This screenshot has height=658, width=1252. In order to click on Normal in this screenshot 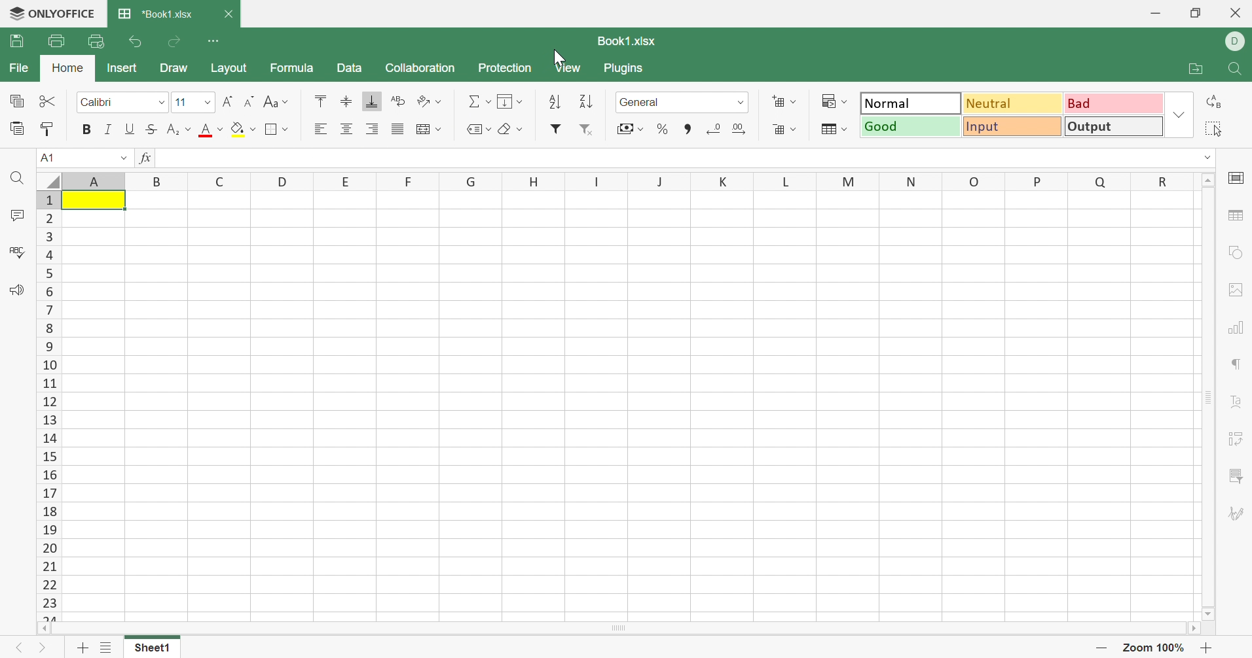, I will do `click(910, 102)`.